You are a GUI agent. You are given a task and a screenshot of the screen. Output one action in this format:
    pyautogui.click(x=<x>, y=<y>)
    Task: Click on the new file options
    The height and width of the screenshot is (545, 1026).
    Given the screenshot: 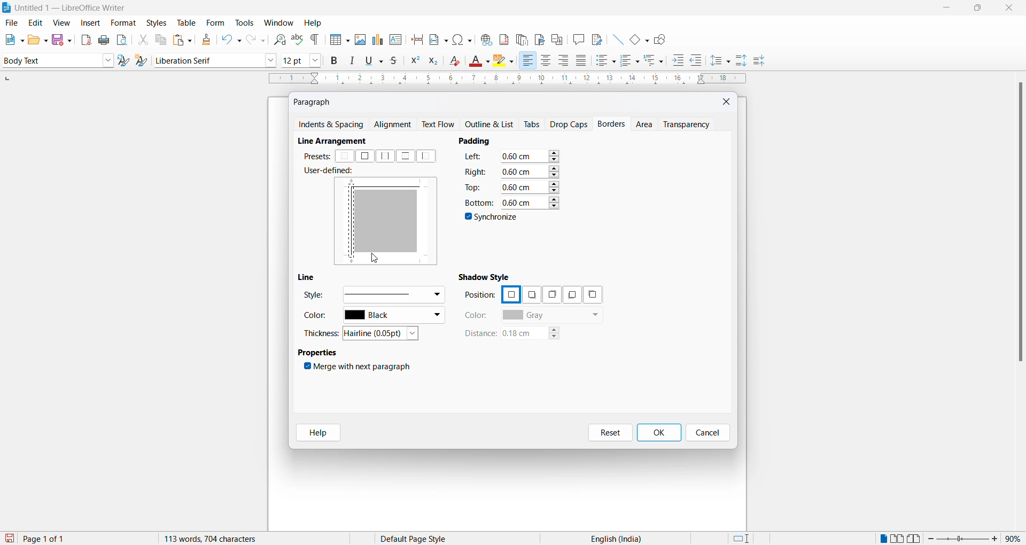 What is the action you would take?
    pyautogui.click(x=12, y=40)
    